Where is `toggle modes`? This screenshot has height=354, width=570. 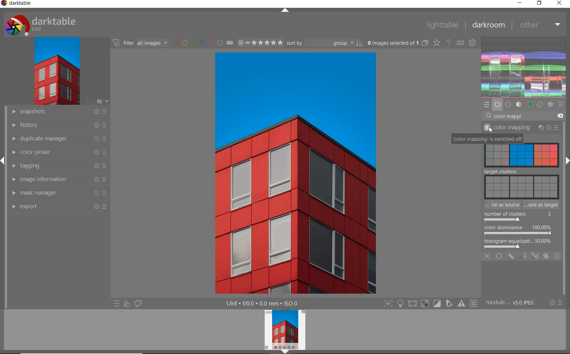 toggle modes is located at coordinates (431, 303).